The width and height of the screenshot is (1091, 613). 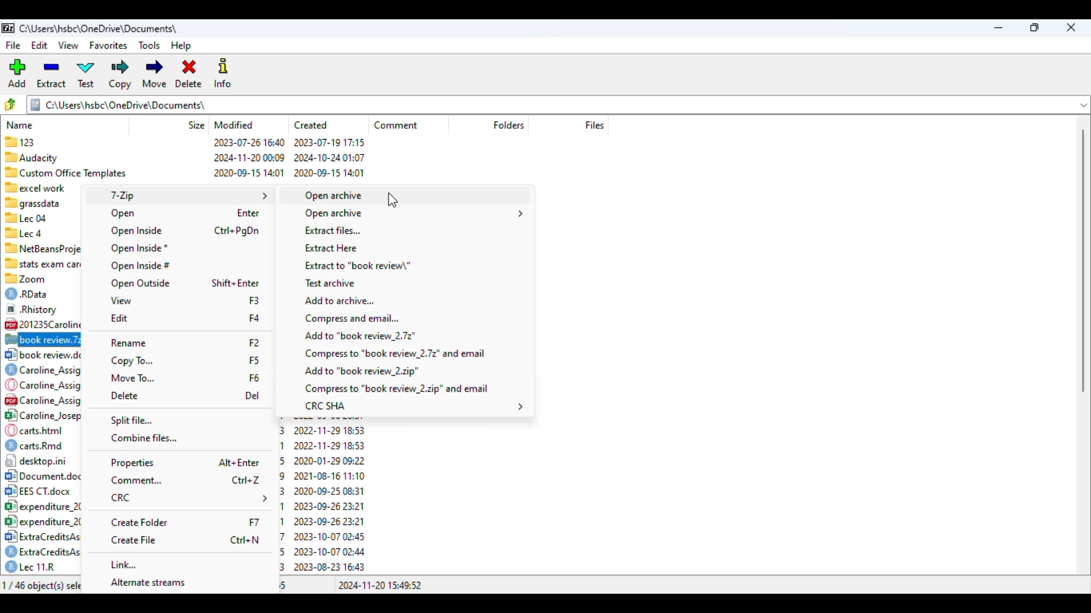 I want to click on size, so click(x=197, y=125).